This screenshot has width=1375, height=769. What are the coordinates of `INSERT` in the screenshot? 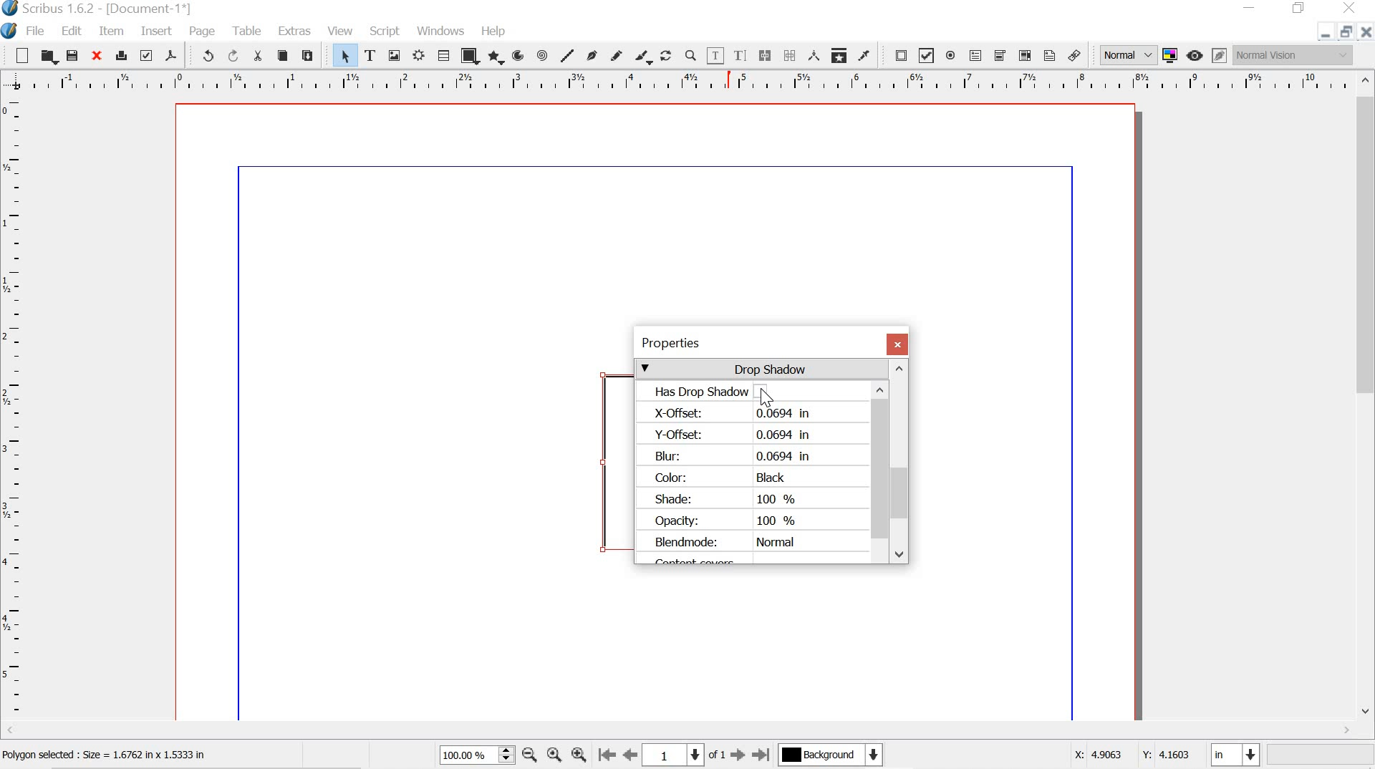 It's located at (155, 32).